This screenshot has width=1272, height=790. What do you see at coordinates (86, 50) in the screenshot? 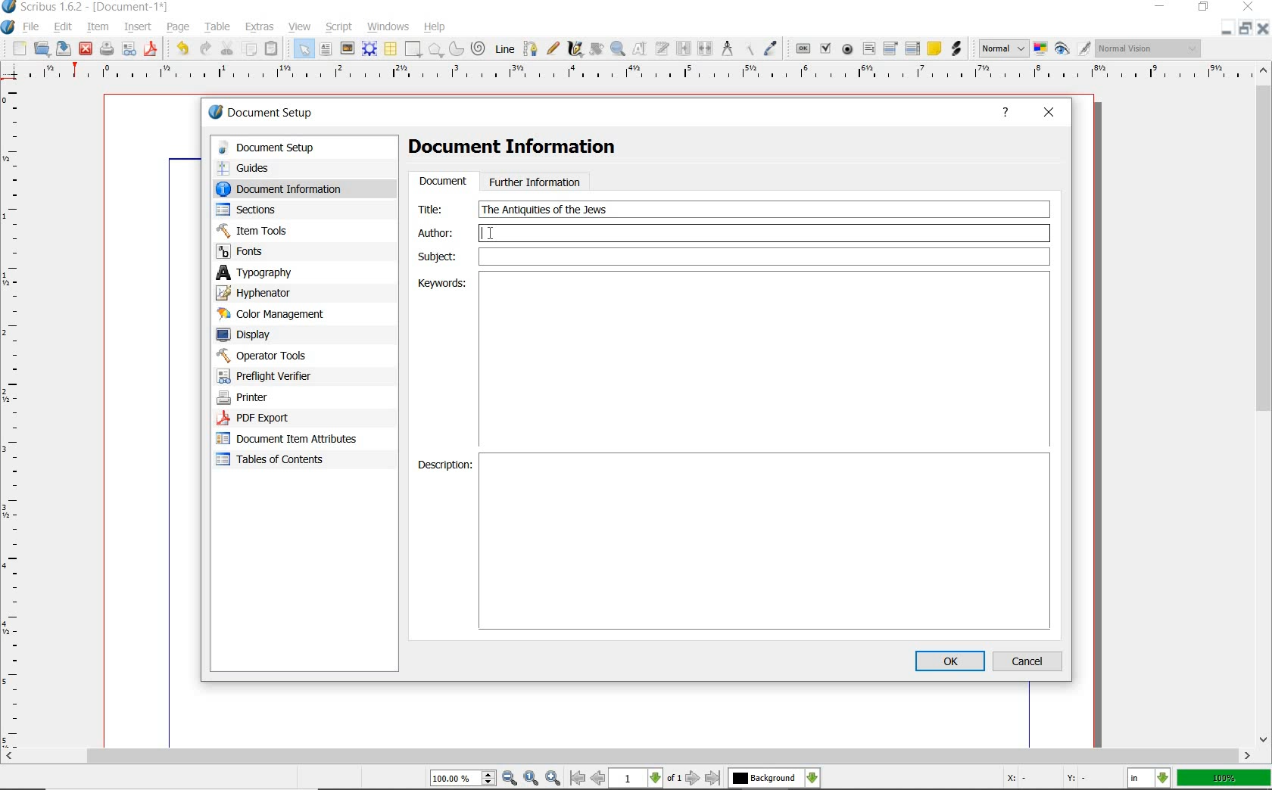
I see `close` at bounding box center [86, 50].